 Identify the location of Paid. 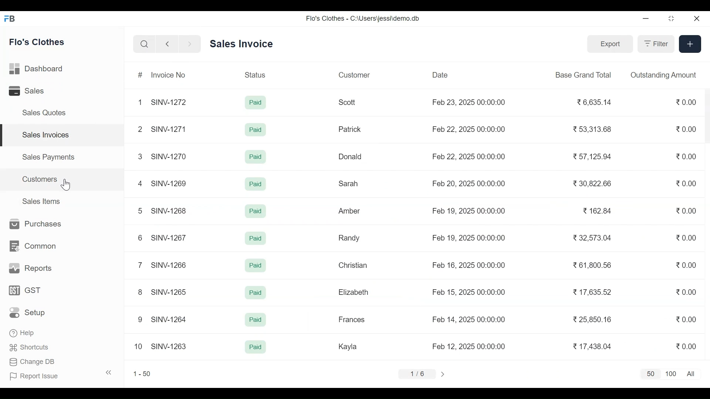
(256, 320).